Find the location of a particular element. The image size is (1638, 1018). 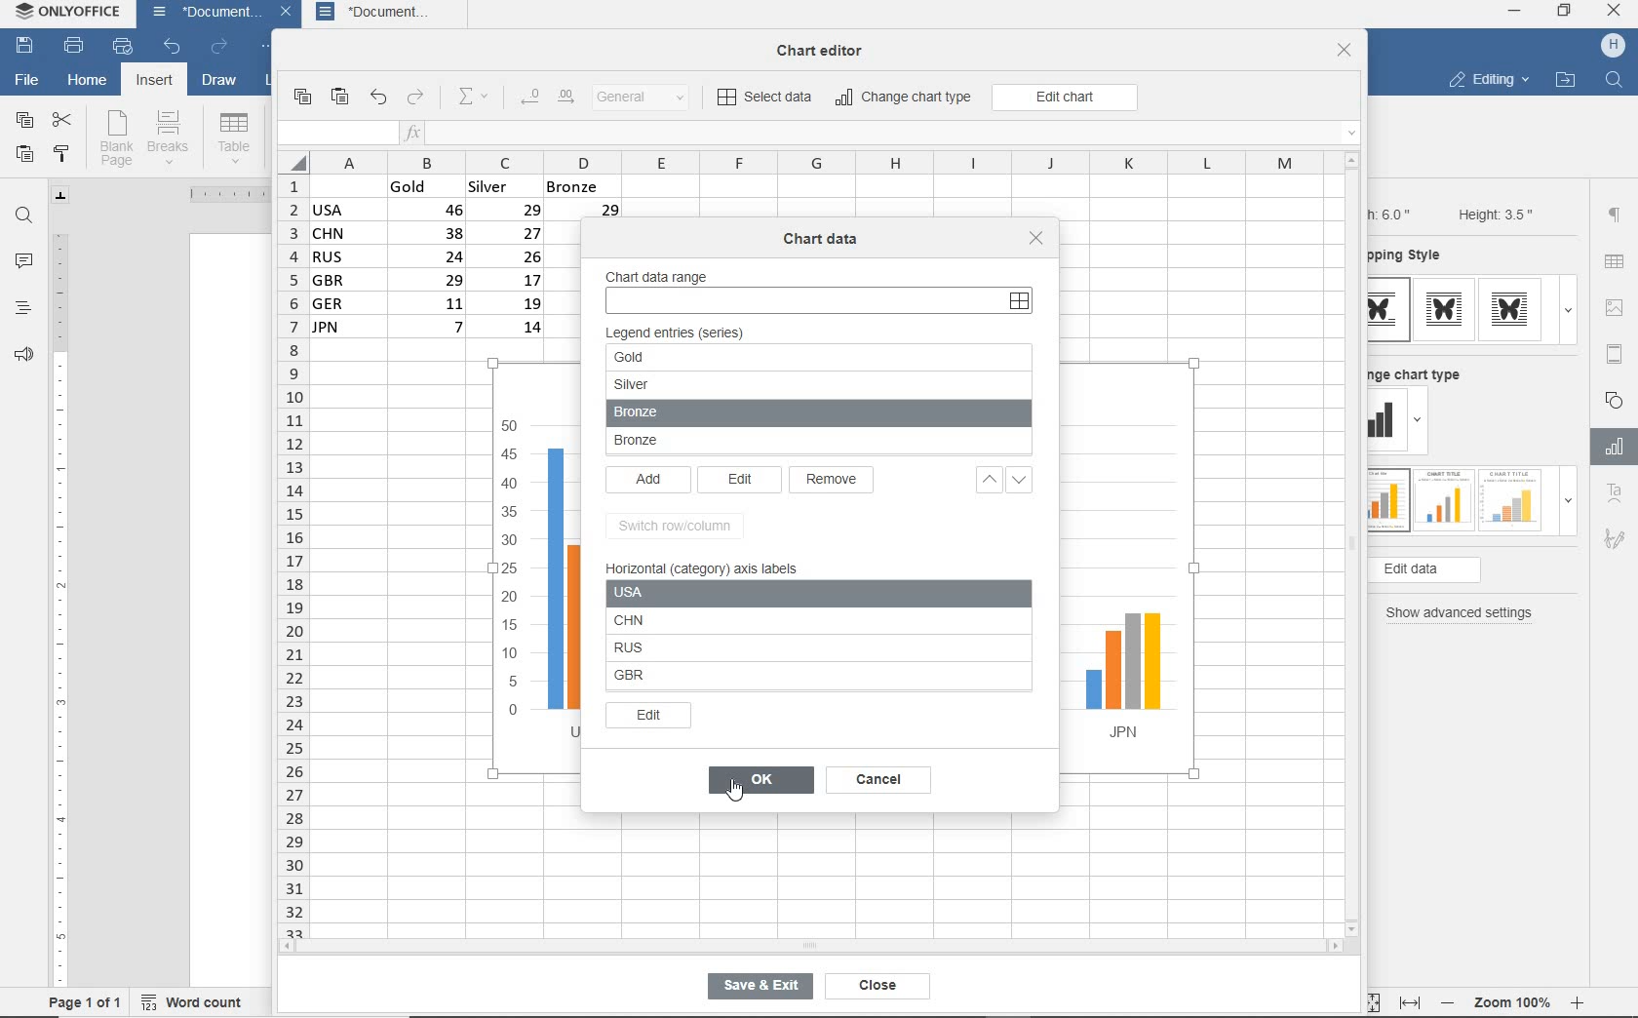

edit data is located at coordinates (1457, 570).